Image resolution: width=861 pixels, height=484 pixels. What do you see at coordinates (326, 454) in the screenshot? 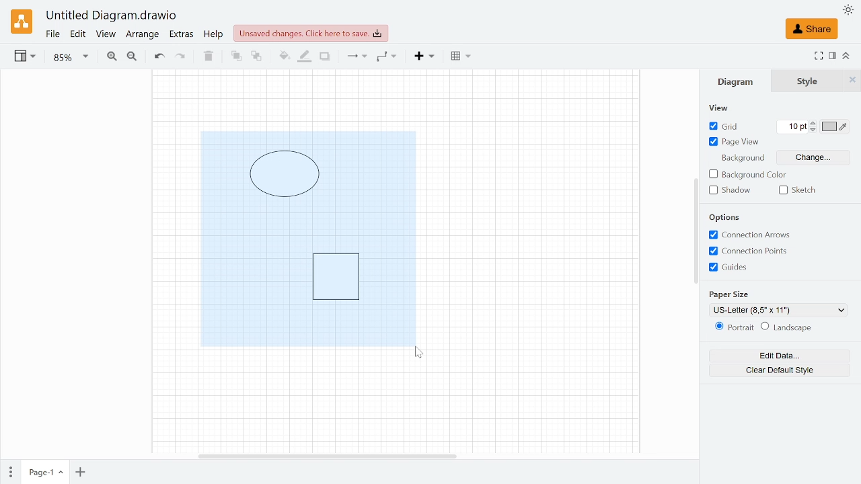
I see `Horizontal scrollbar` at bounding box center [326, 454].